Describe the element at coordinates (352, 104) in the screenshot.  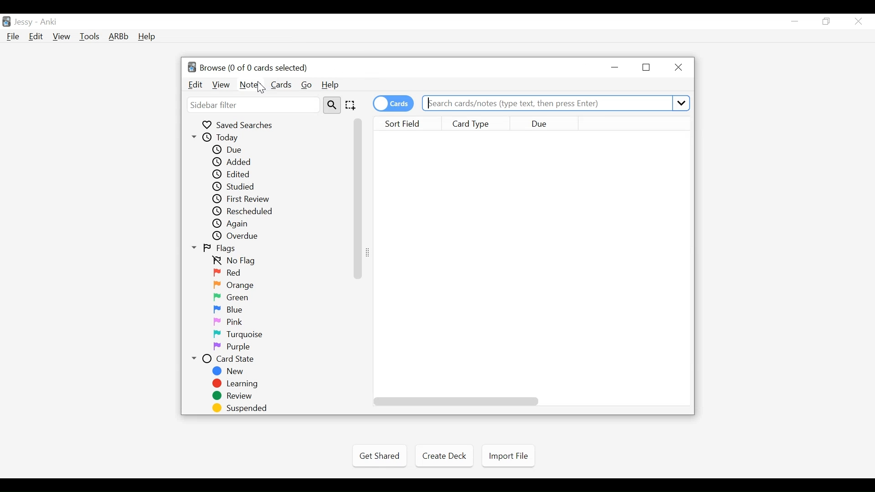
I see `Selection Tool` at that location.